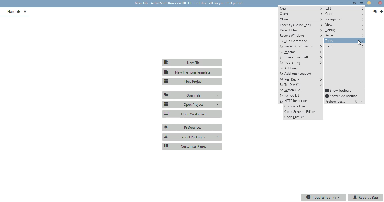  I want to click on Tcl Dev Kit, so click(303, 85).